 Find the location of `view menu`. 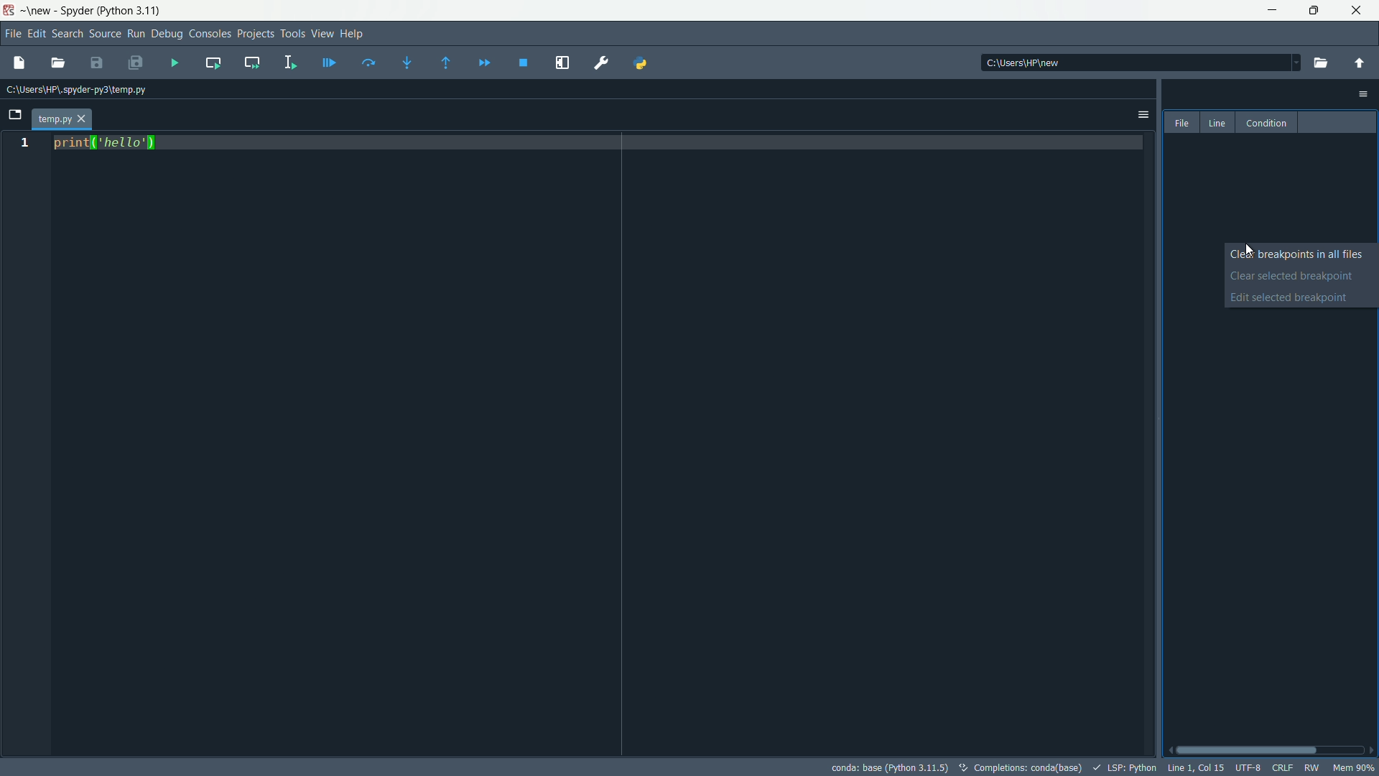

view menu is located at coordinates (321, 34).